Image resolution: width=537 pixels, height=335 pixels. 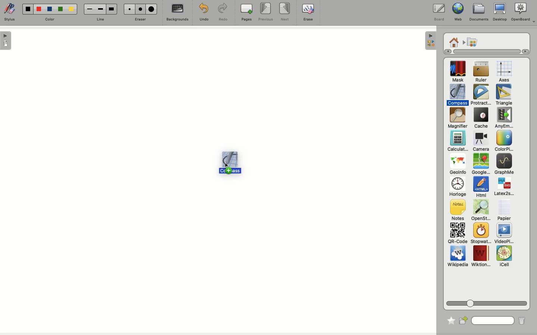 I want to click on Notes, so click(x=456, y=210).